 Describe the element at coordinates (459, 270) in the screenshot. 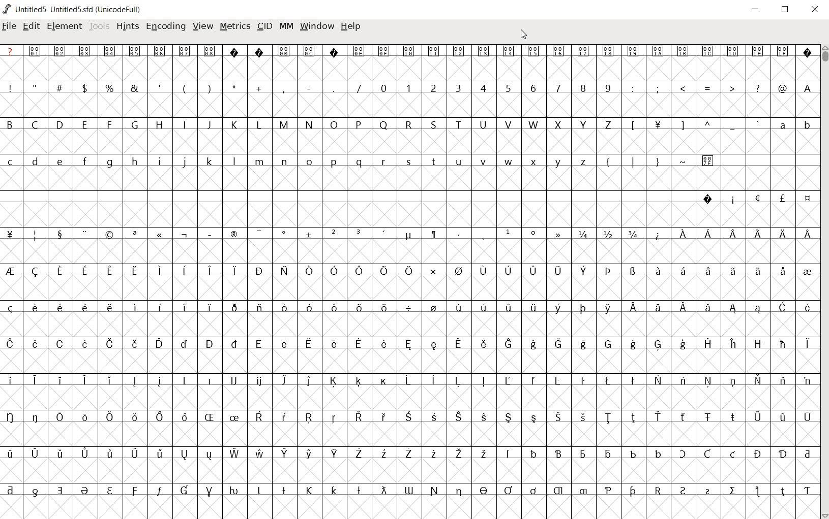

I see `Symbol` at that location.